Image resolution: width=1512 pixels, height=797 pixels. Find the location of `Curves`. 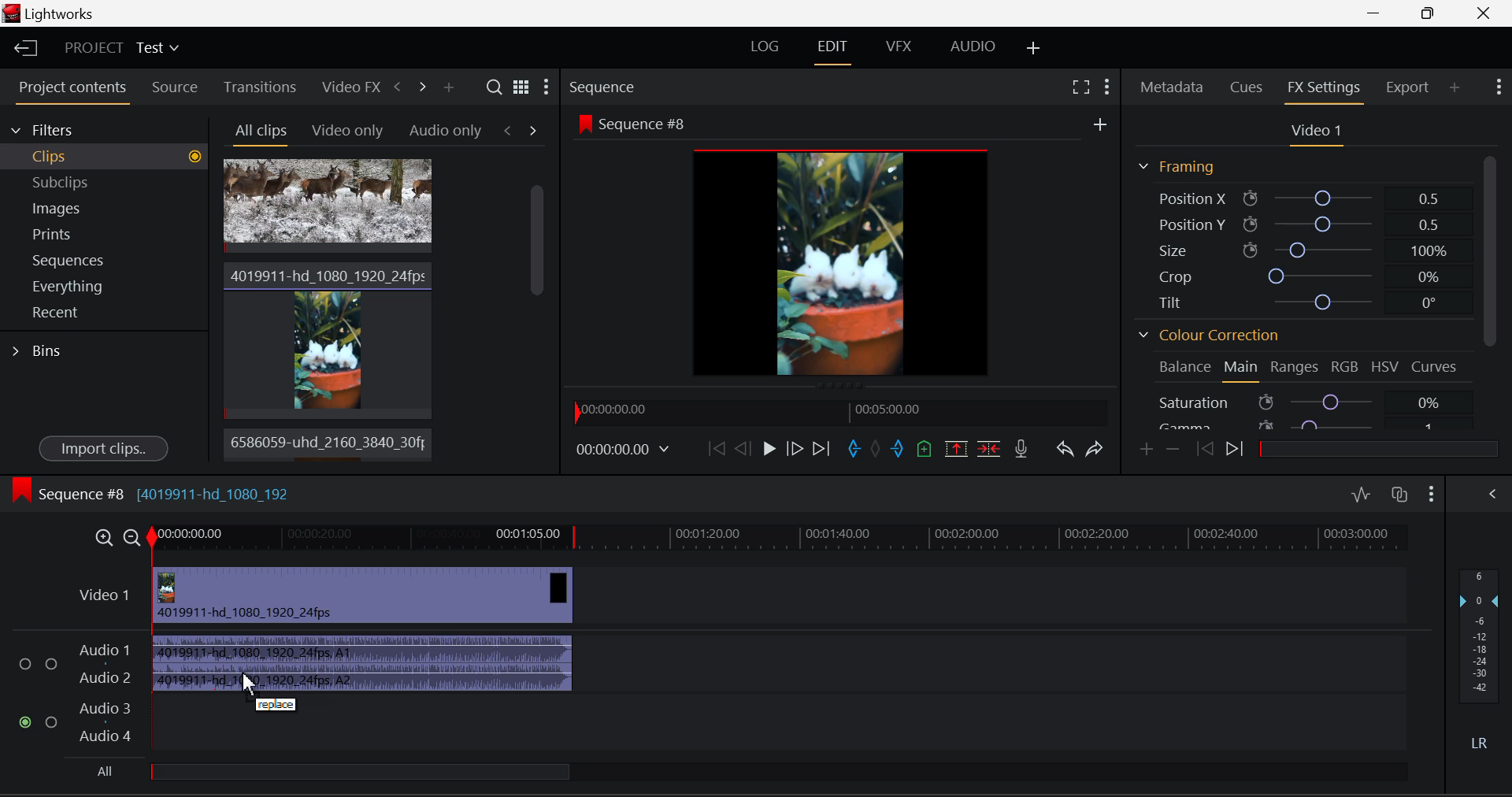

Curves is located at coordinates (1438, 365).